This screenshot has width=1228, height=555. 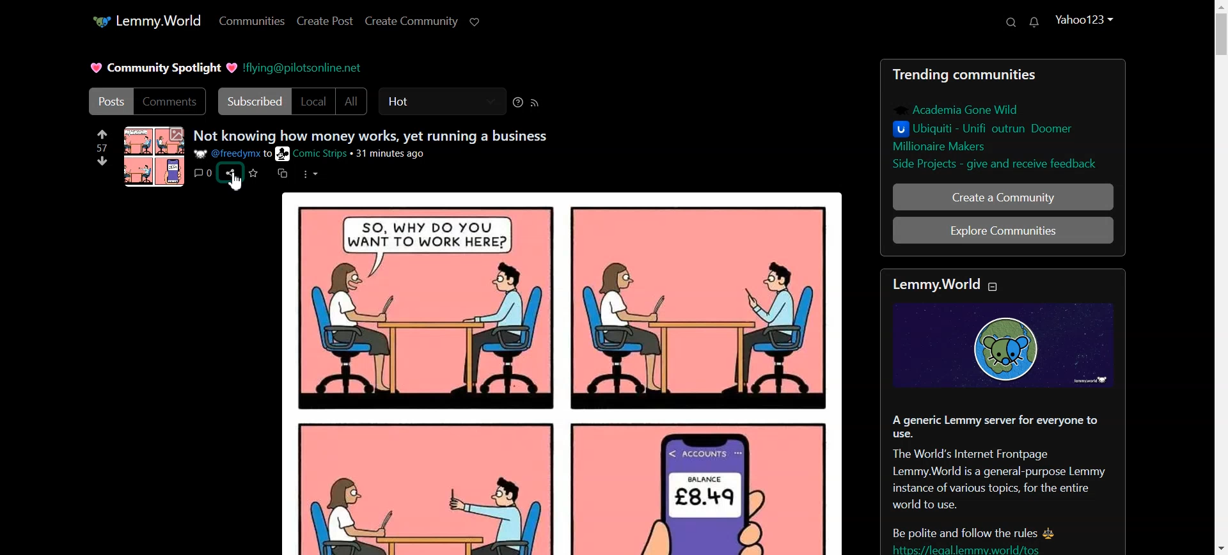 I want to click on Create a Community, so click(x=1003, y=196).